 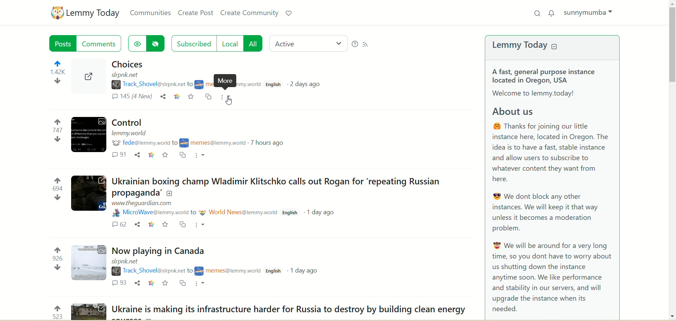 I want to click on comments, so click(x=118, y=225).